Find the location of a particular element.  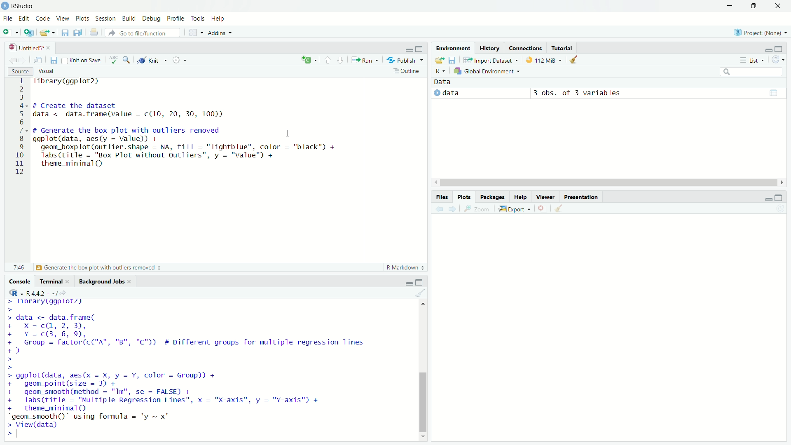

Edit is located at coordinates (24, 18).